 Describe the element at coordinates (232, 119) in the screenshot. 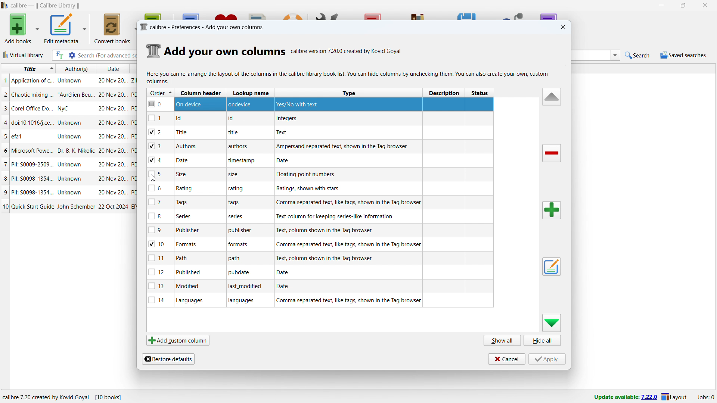

I see `id` at that location.